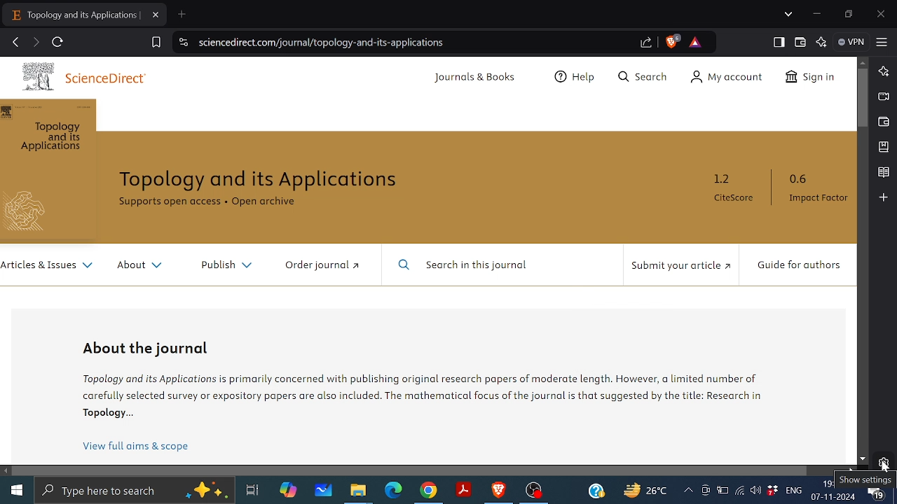 This screenshot has width=897, height=504. What do you see at coordinates (817, 12) in the screenshot?
I see `Minimize` at bounding box center [817, 12].